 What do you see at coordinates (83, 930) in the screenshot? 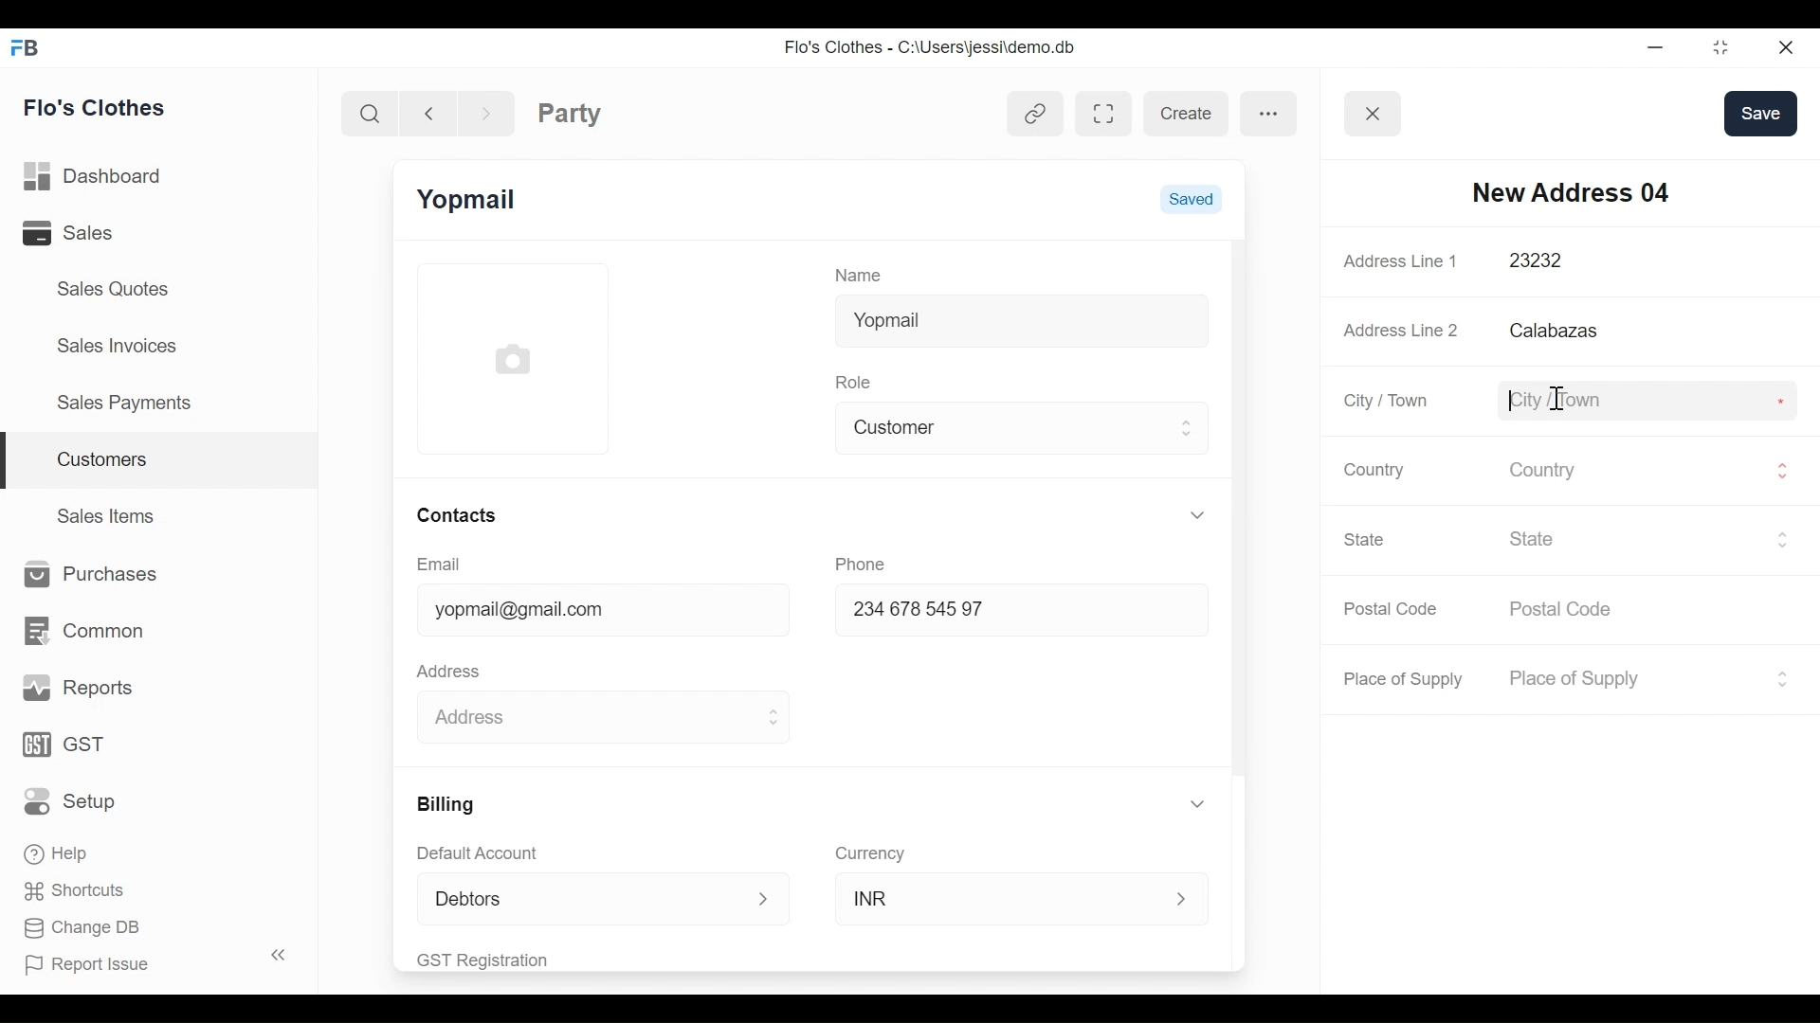
I see `Change DB` at bounding box center [83, 930].